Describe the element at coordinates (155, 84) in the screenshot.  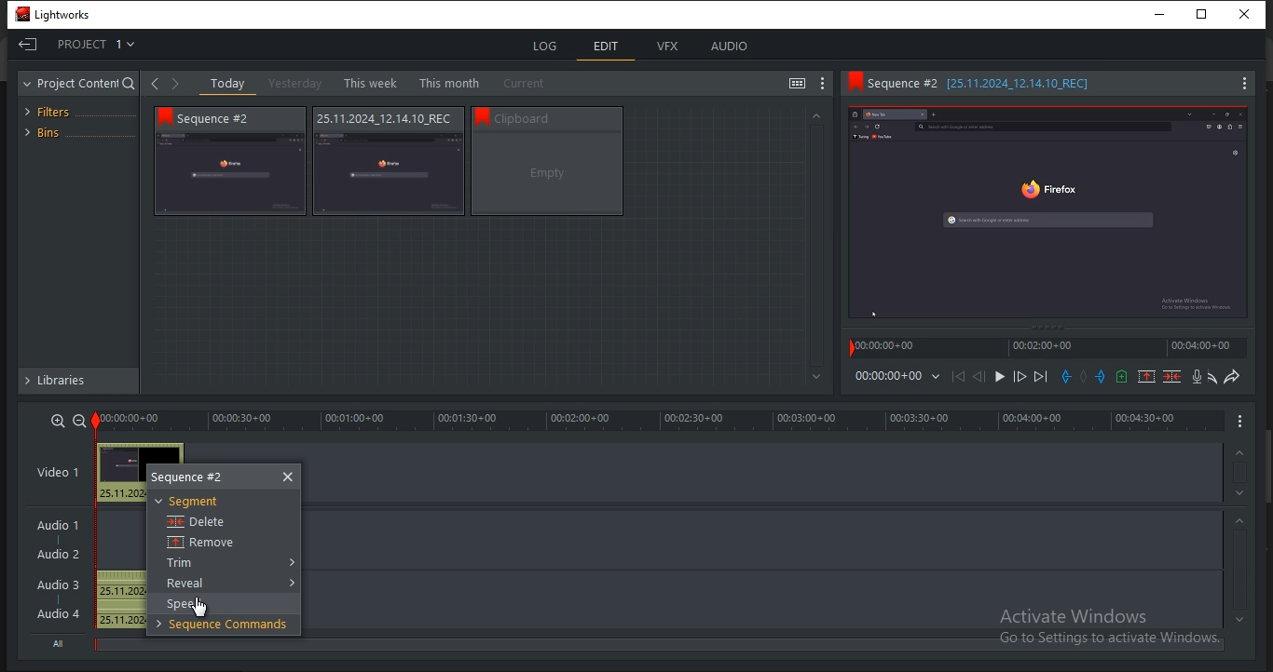
I see `Back` at that location.